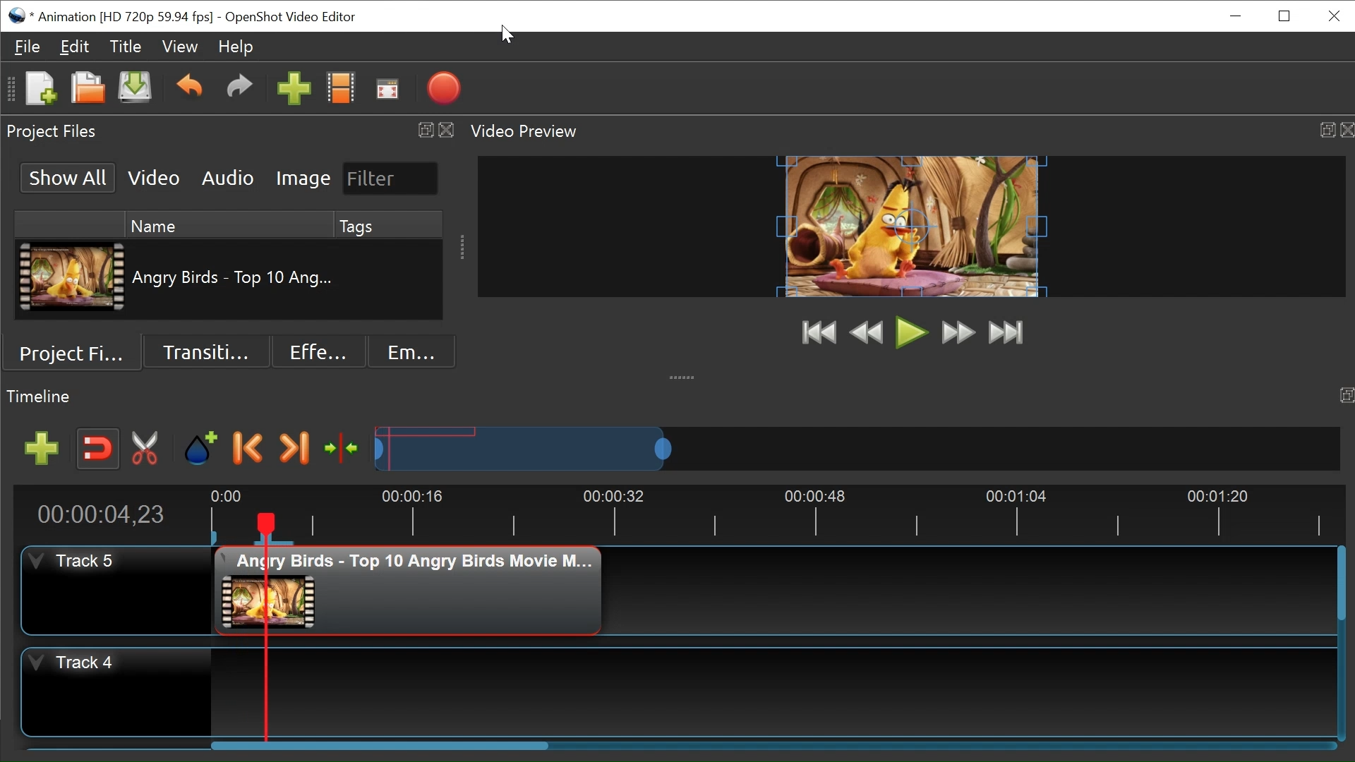 Image resolution: width=1355 pixels, height=762 pixels. I want to click on Jump to Last, so click(1006, 333).